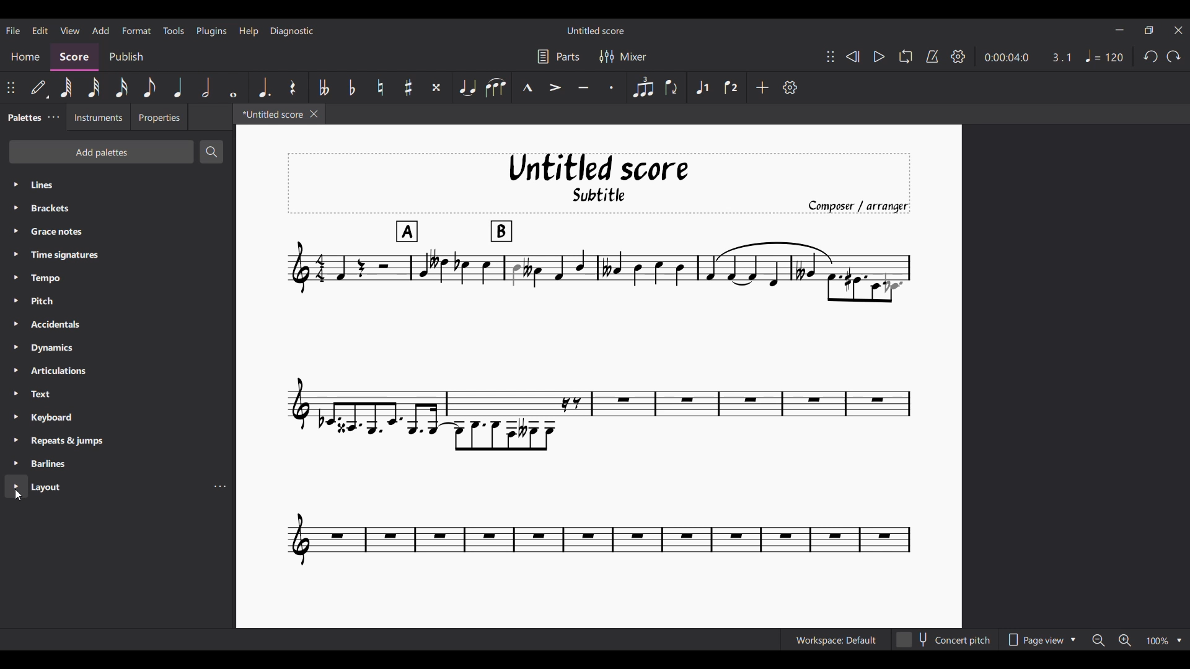 The height and width of the screenshot is (669, 1190). Describe the element at coordinates (836, 639) in the screenshot. I see `Workspace: Default` at that location.